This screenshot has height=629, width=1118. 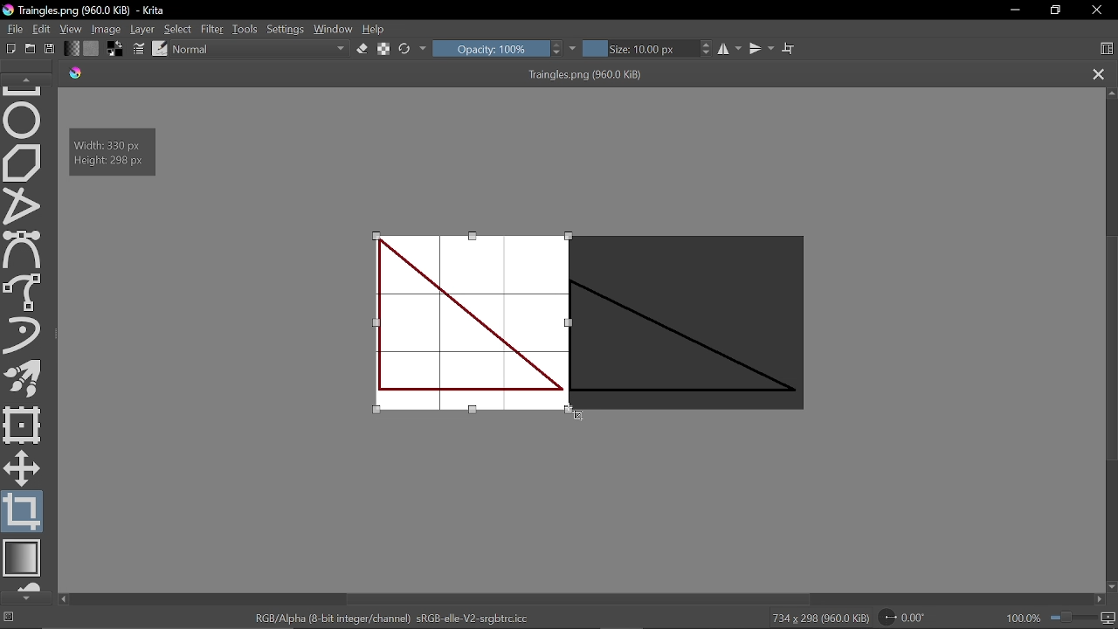 I want to click on Select, so click(x=179, y=30).